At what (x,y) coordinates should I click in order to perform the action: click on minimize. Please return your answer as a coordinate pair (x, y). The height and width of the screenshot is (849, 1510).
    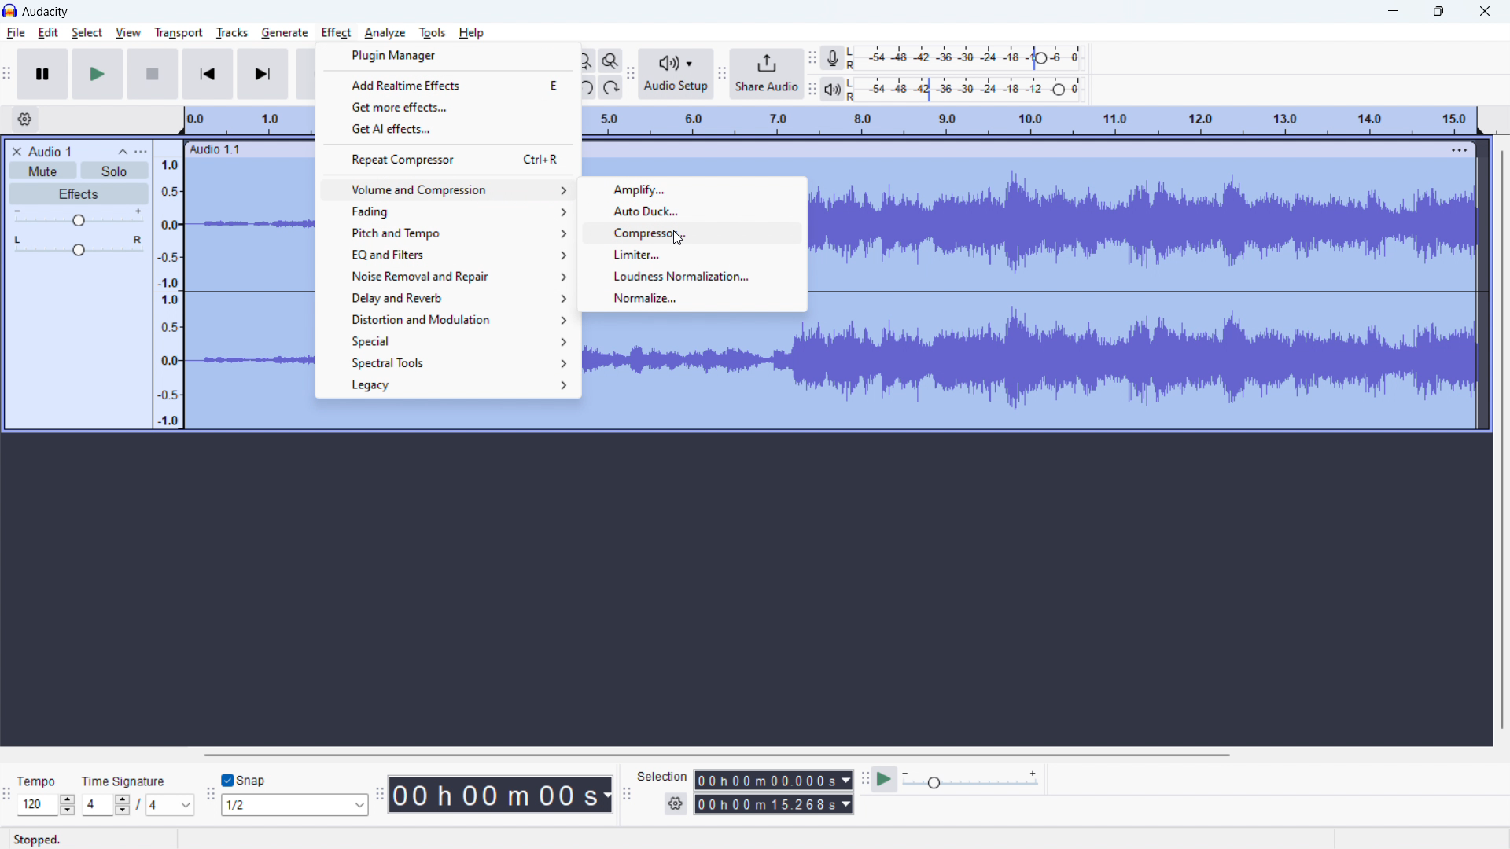
    Looking at the image, I should click on (1392, 11).